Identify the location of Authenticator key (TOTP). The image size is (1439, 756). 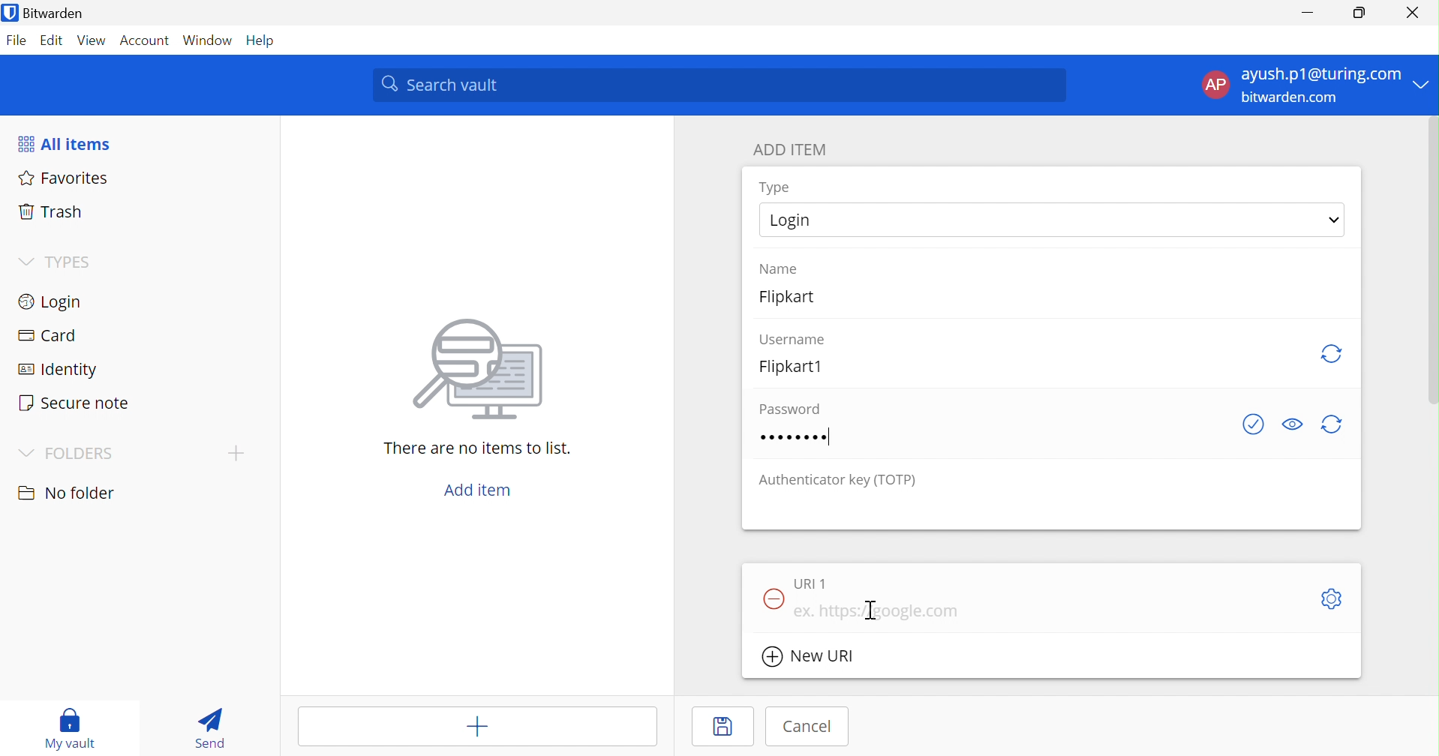
(839, 481).